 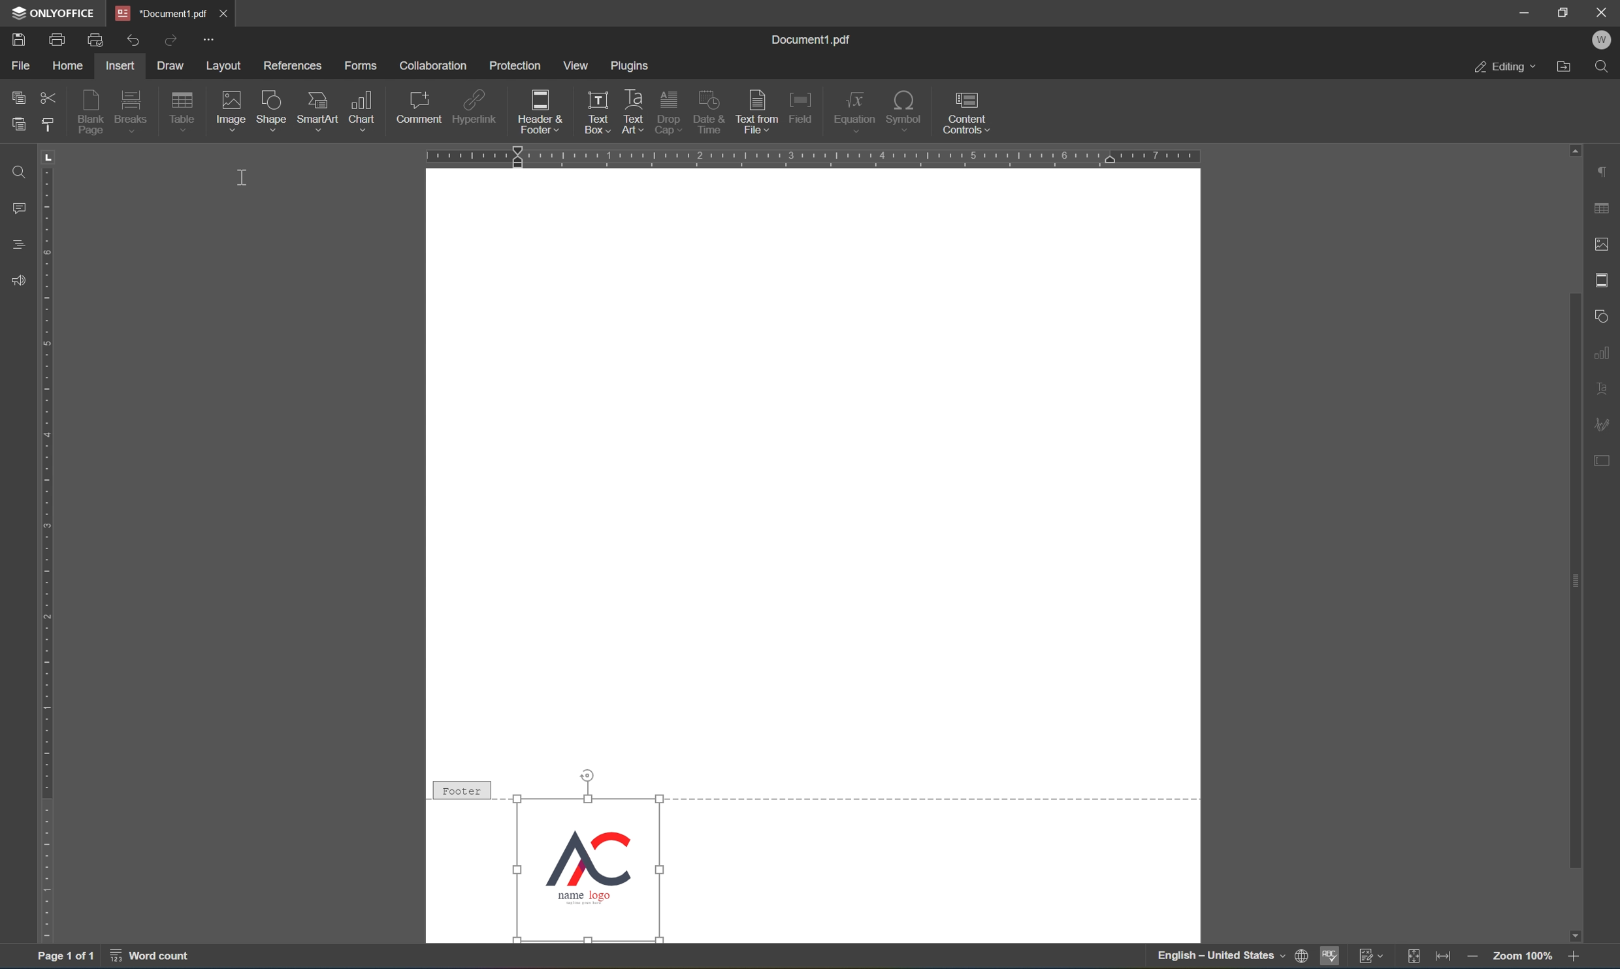 What do you see at coordinates (1566, 12) in the screenshot?
I see `restore down` at bounding box center [1566, 12].